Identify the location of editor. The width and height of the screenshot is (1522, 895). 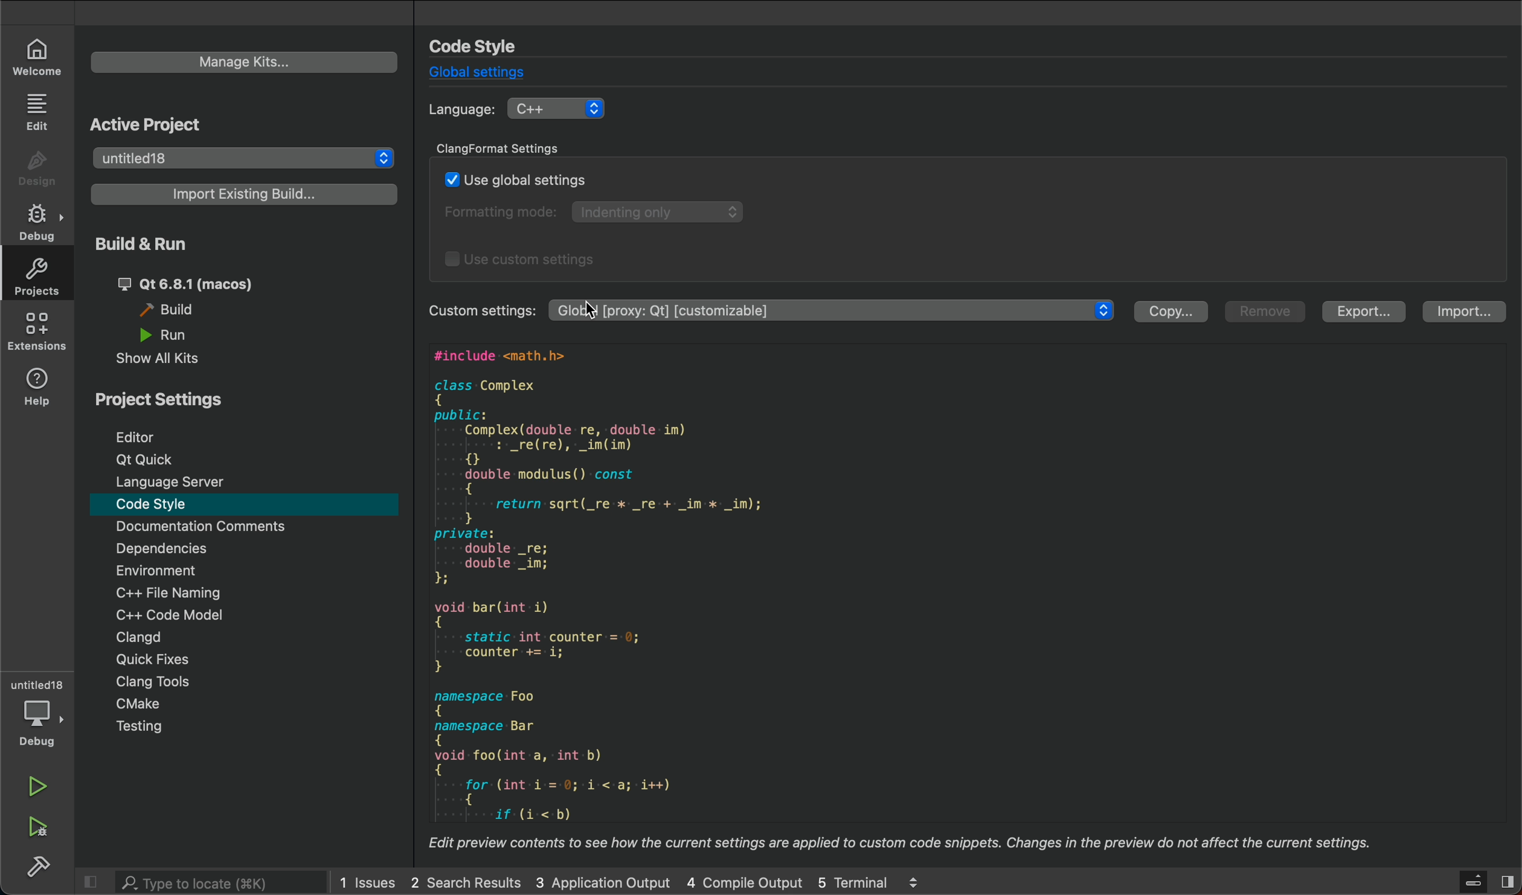
(135, 437).